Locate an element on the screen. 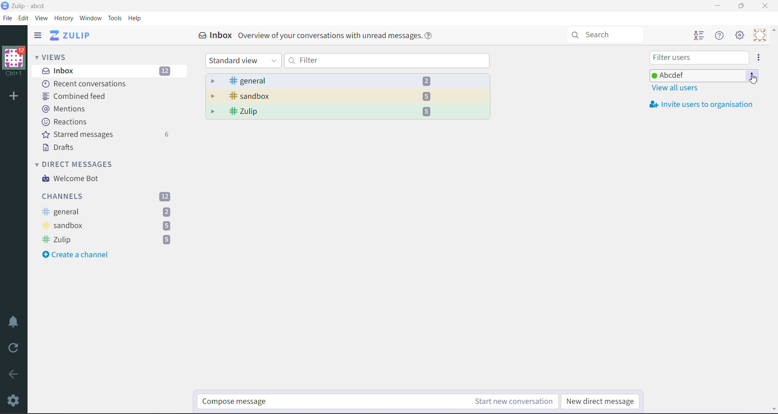 This screenshot has height=414, width=778. Restore Down is located at coordinates (741, 7).